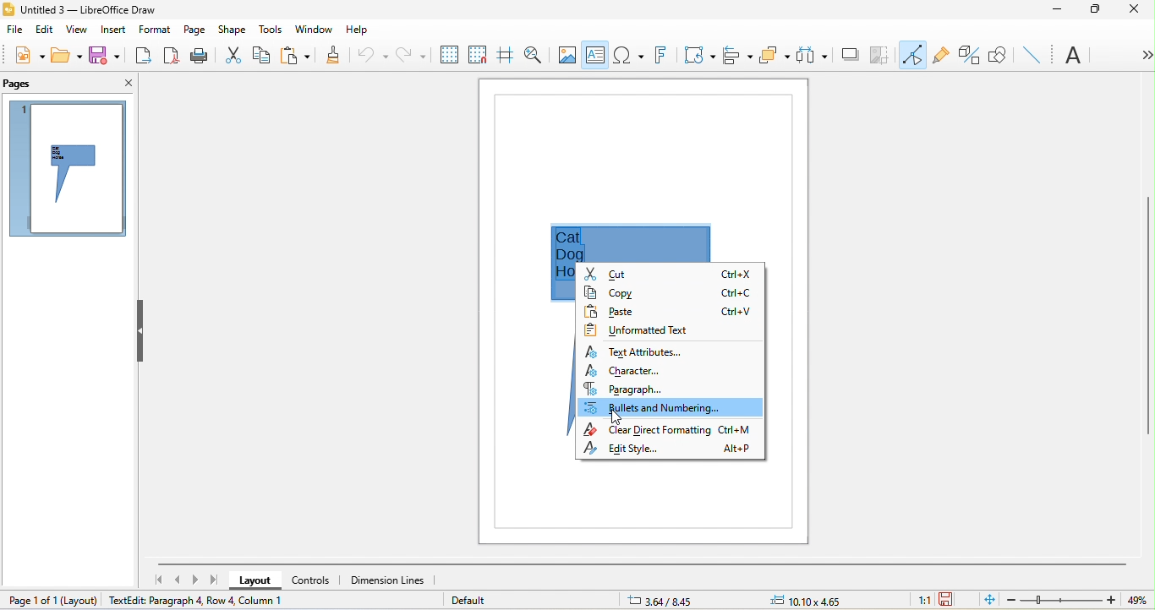 The width and height of the screenshot is (1155, 610). I want to click on hide, so click(138, 331).